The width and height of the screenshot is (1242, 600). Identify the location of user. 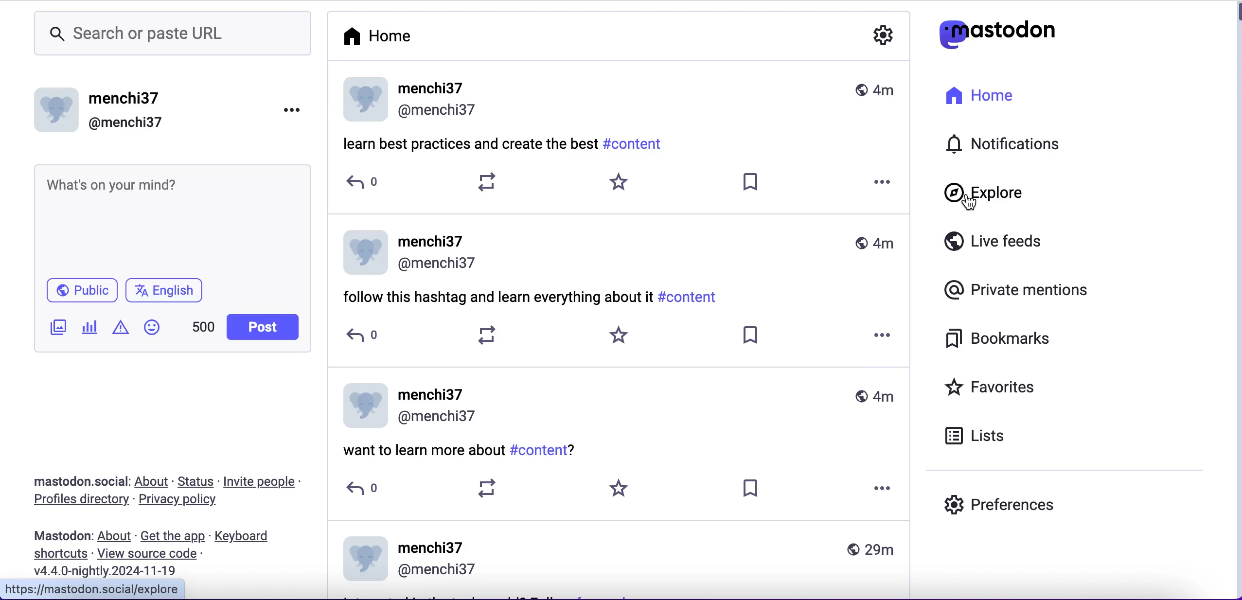
(621, 101).